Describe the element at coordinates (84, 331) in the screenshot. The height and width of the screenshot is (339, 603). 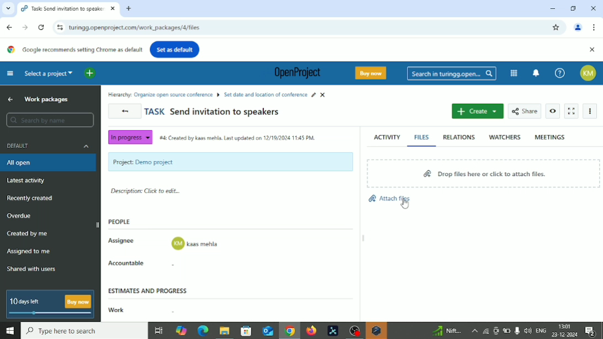
I see `Search` at that location.